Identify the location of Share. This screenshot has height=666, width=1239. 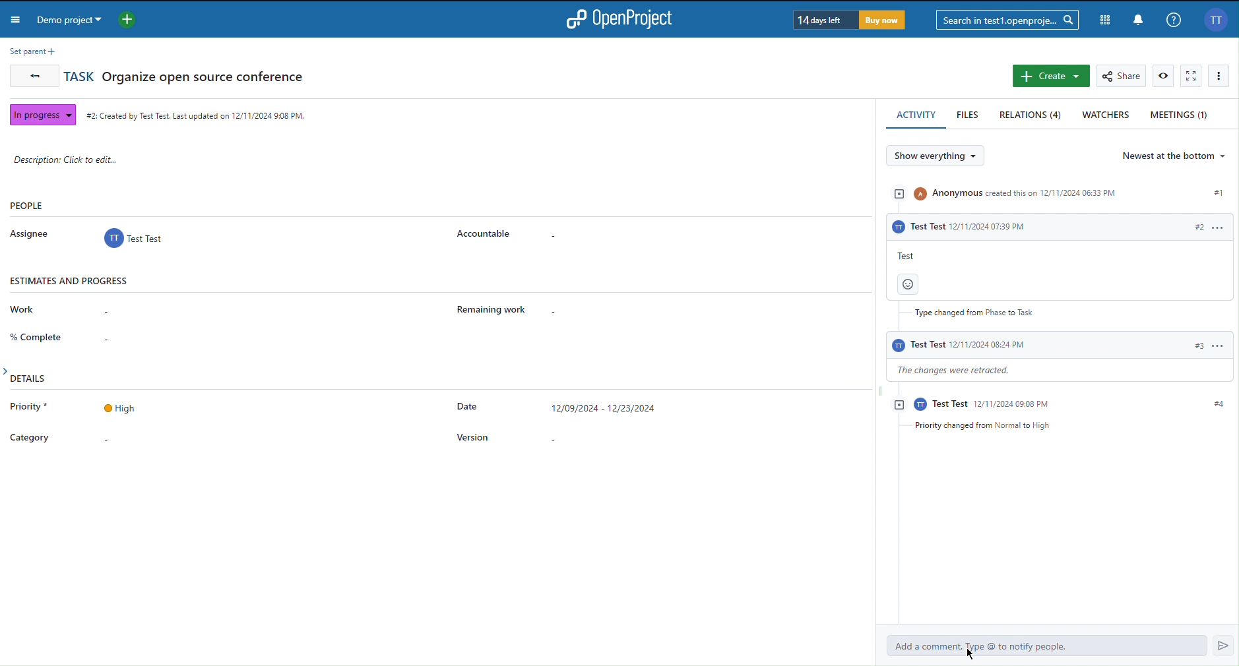
(1123, 76).